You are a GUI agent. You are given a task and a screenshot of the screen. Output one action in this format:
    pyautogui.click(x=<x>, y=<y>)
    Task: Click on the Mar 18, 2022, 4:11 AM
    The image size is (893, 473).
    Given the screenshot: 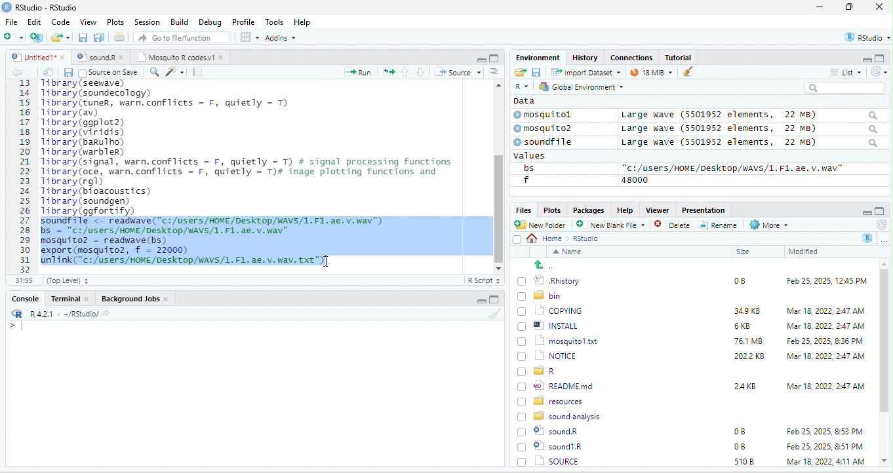 What is the action you would take?
    pyautogui.click(x=825, y=446)
    